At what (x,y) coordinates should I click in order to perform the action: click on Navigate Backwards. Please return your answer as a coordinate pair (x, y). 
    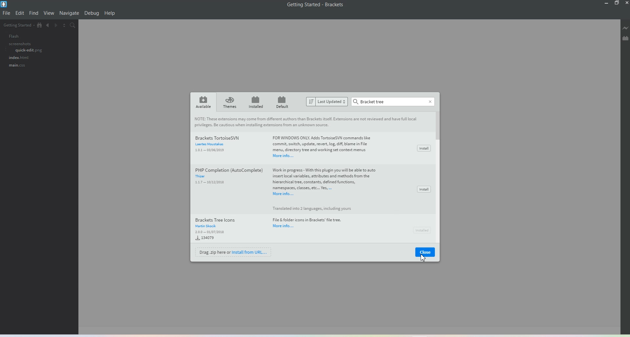
    Looking at the image, I should click on (48, 26).